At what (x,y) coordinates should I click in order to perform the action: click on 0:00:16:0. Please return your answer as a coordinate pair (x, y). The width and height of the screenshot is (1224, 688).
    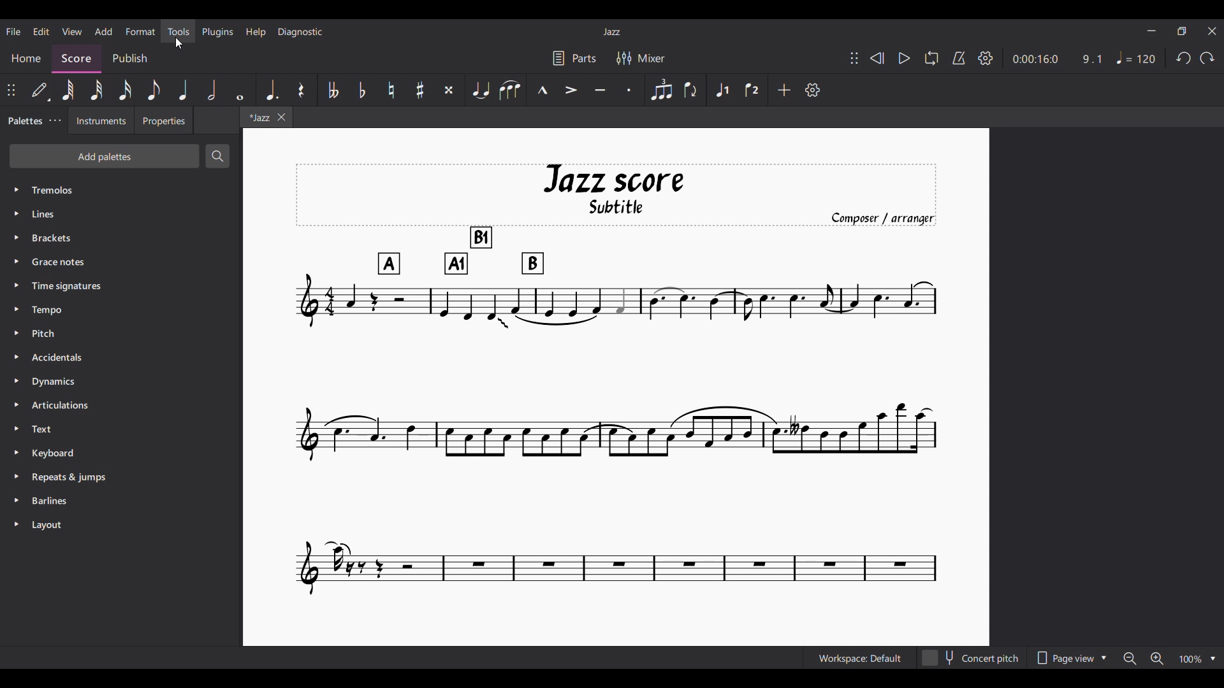
    Looking at the image, I should click on (1036, 59).